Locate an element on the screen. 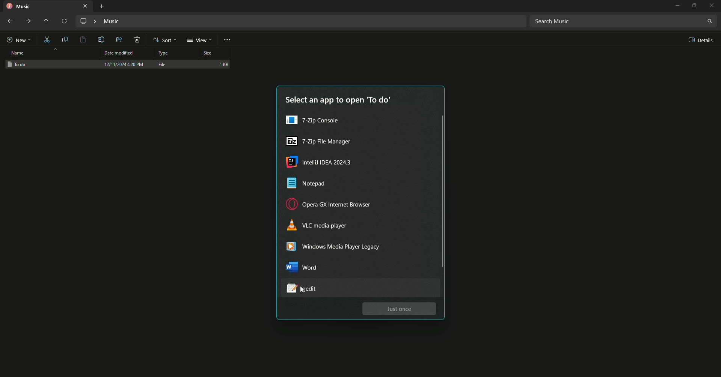 This screenshot has width=721, height=377. Word is located at coordinates (309, 269).